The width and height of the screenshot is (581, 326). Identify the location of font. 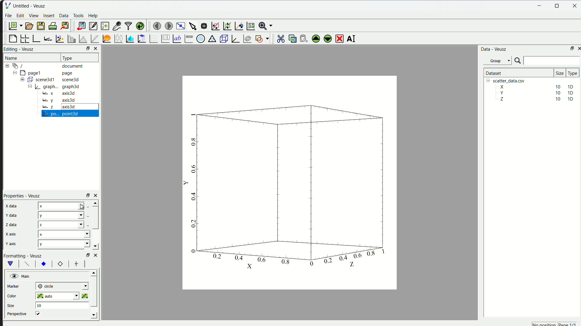
(26, 264).